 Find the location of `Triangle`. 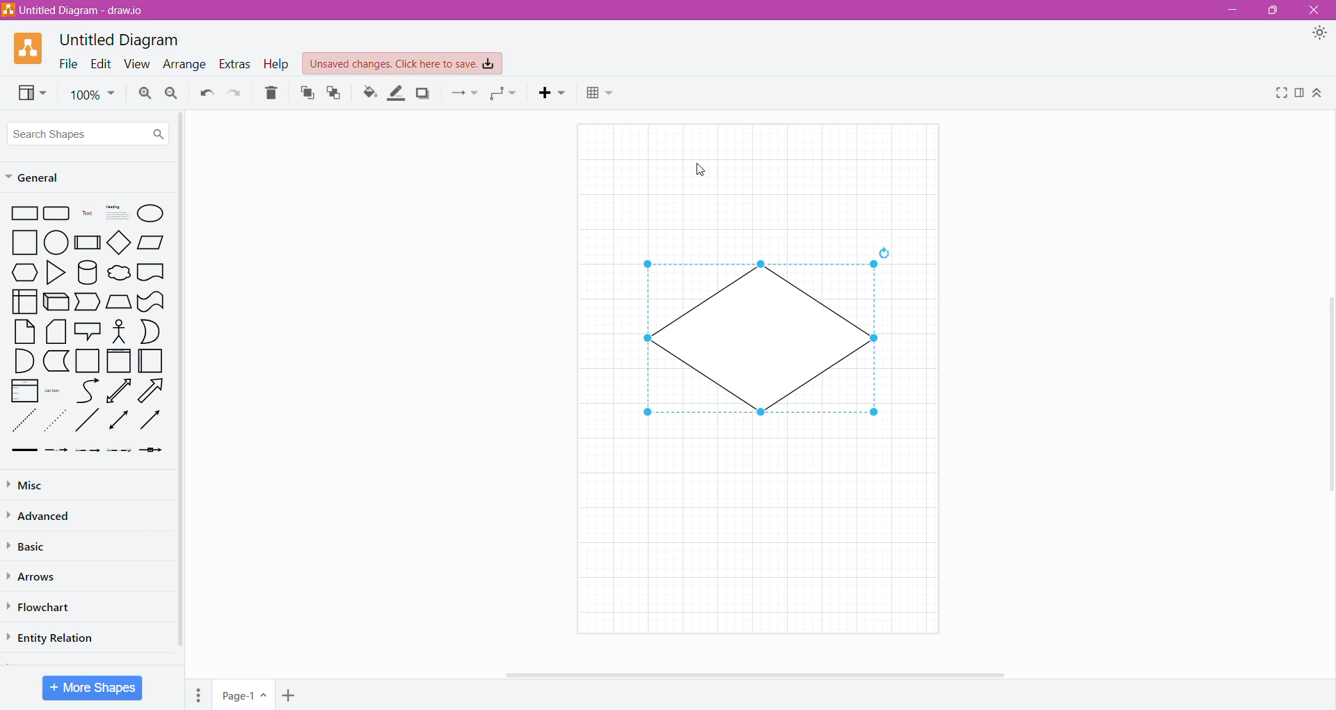

Triangle is located at coordinates (54, 274).